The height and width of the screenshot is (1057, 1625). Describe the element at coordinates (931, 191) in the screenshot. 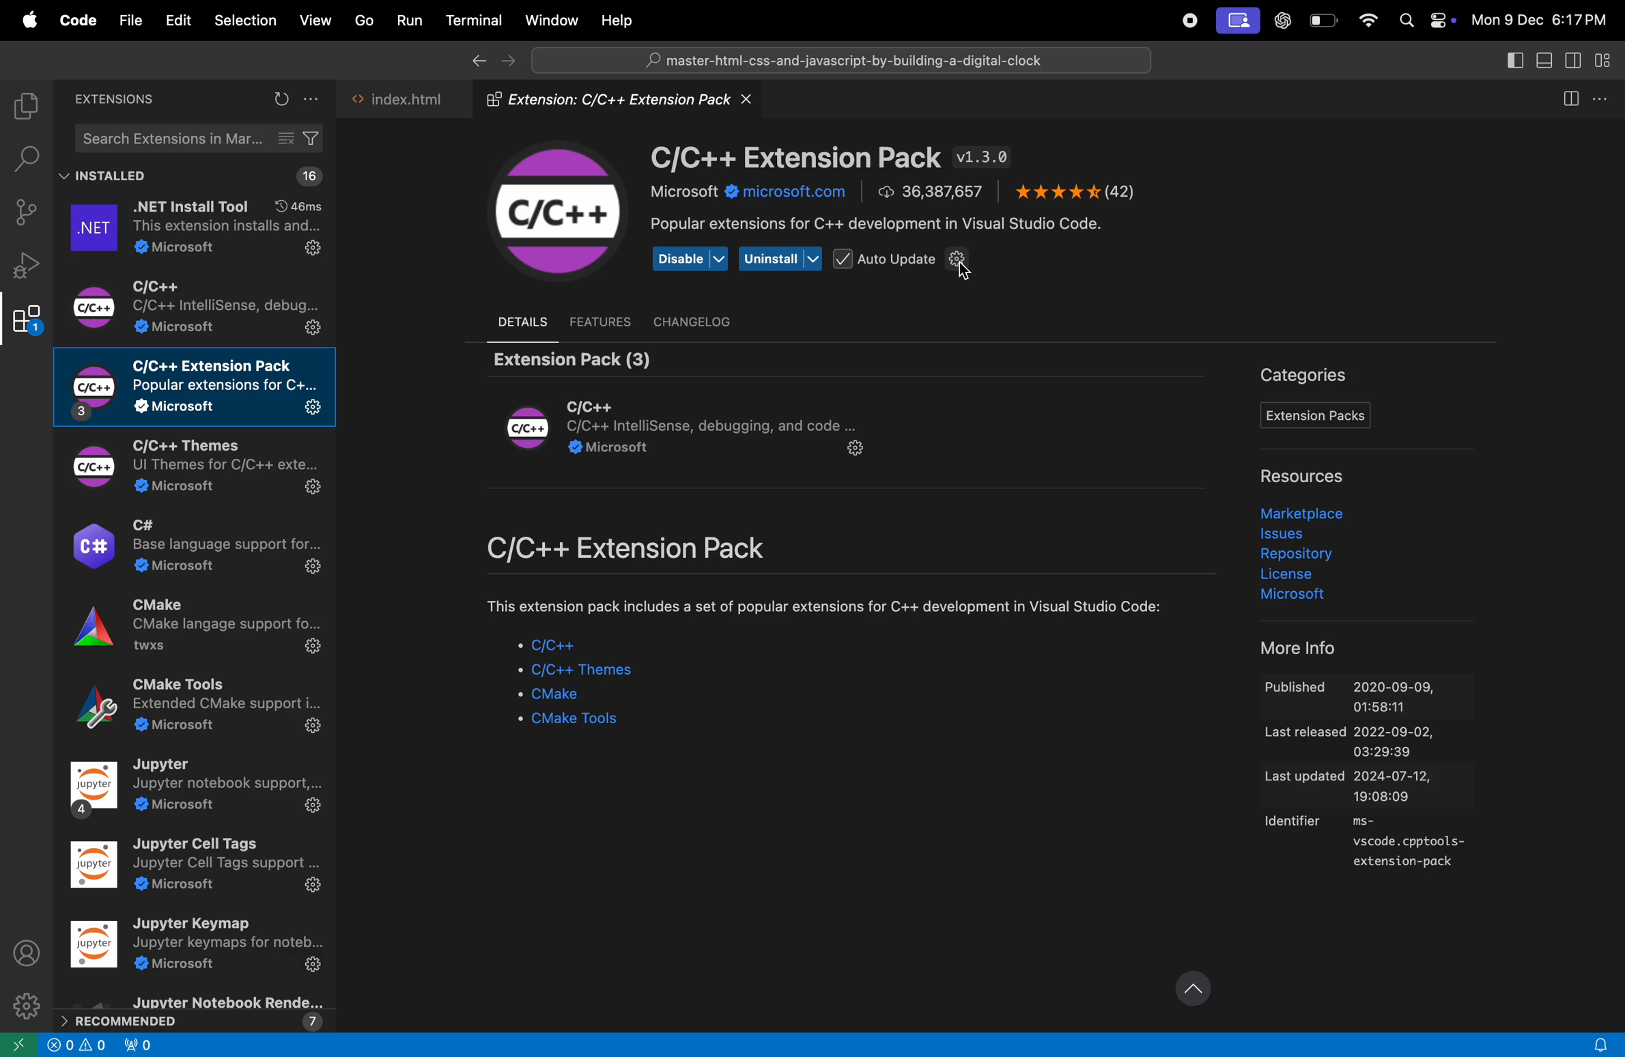

I see `number of downloads` at that location.